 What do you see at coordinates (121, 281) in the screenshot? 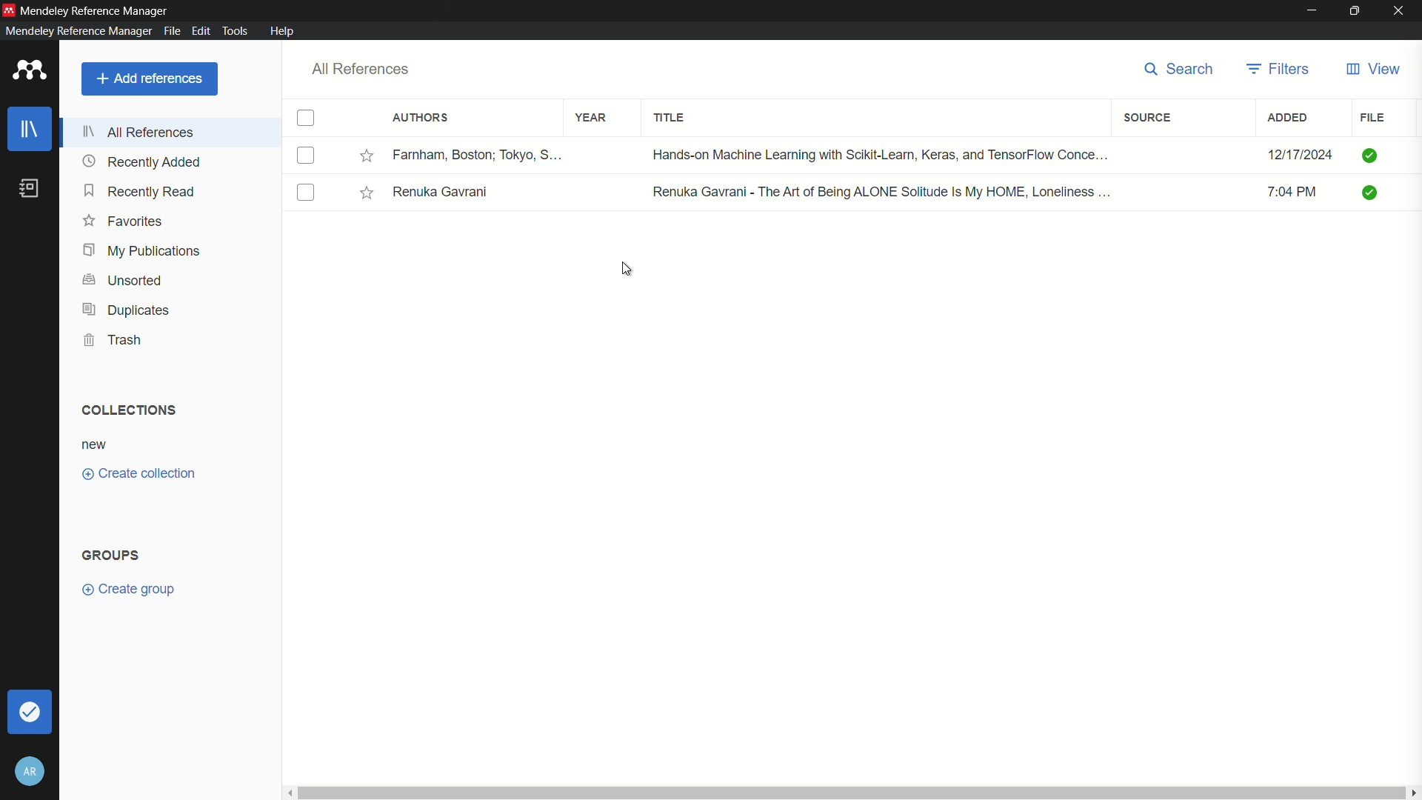
I see `unsorted` at bounding box center [121, 281].